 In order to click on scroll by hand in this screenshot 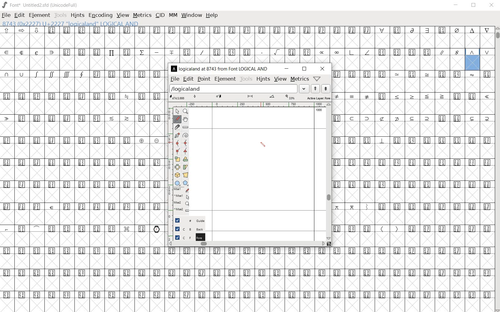, I will do `click(186, 119)`.